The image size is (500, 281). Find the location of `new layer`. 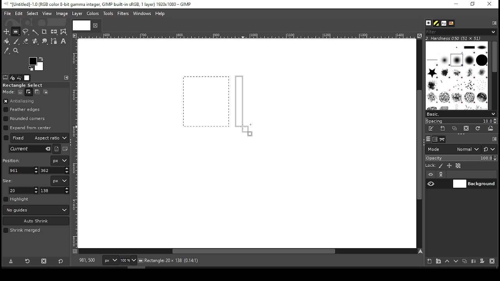

new layer is located at coordinates (428, 260).